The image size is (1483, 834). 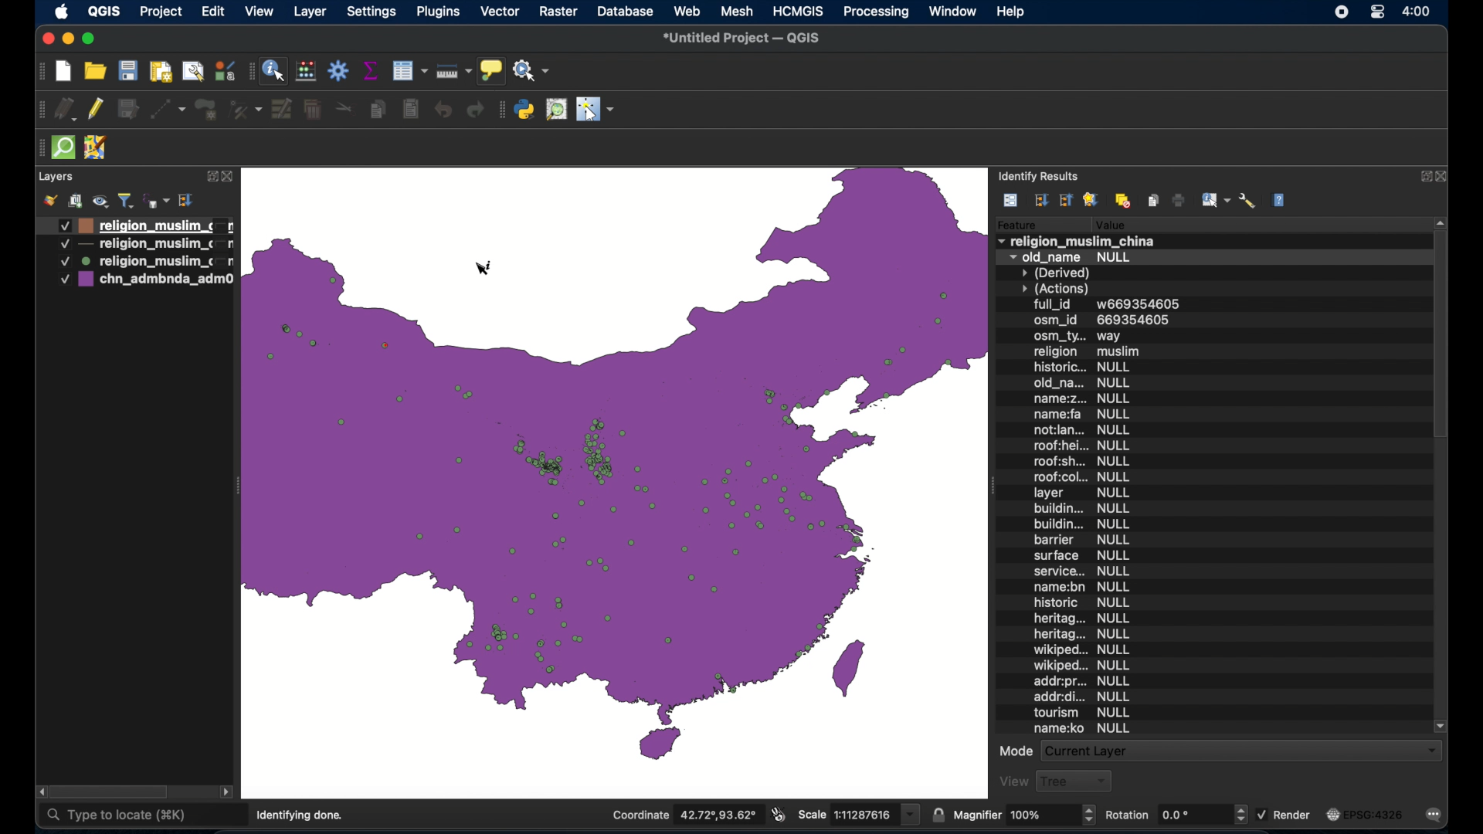 What do you see at coordinates (412, 71) in the screenshot?
I see `open attribute table` at bounding box center [412, 71].